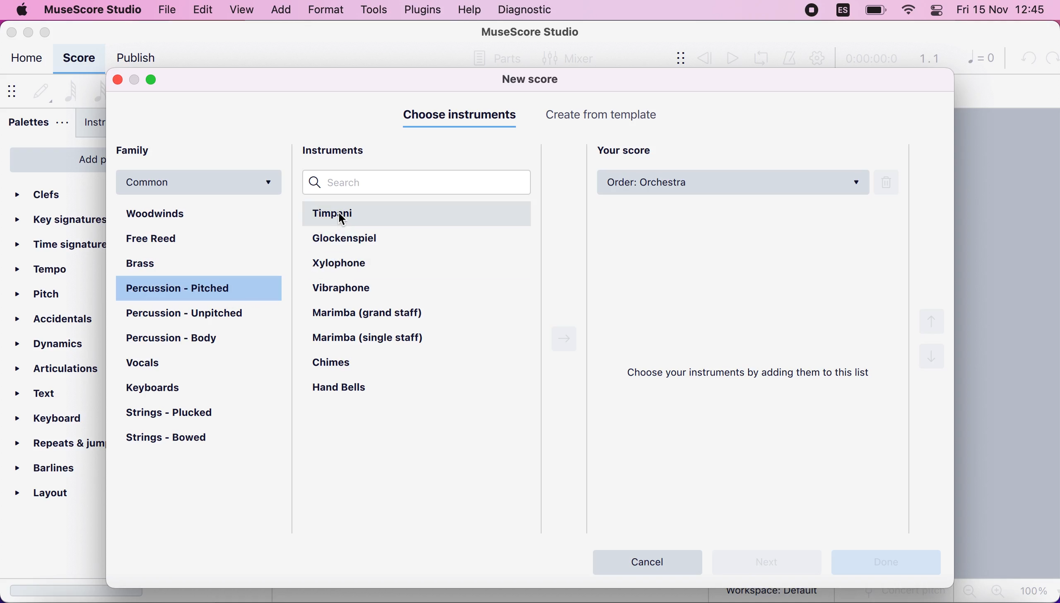 Image resolution: width=1060 pixels, height=603 pixels. Describe the element at coordinates (502, 58) in the screenshot. I see `` at that location.